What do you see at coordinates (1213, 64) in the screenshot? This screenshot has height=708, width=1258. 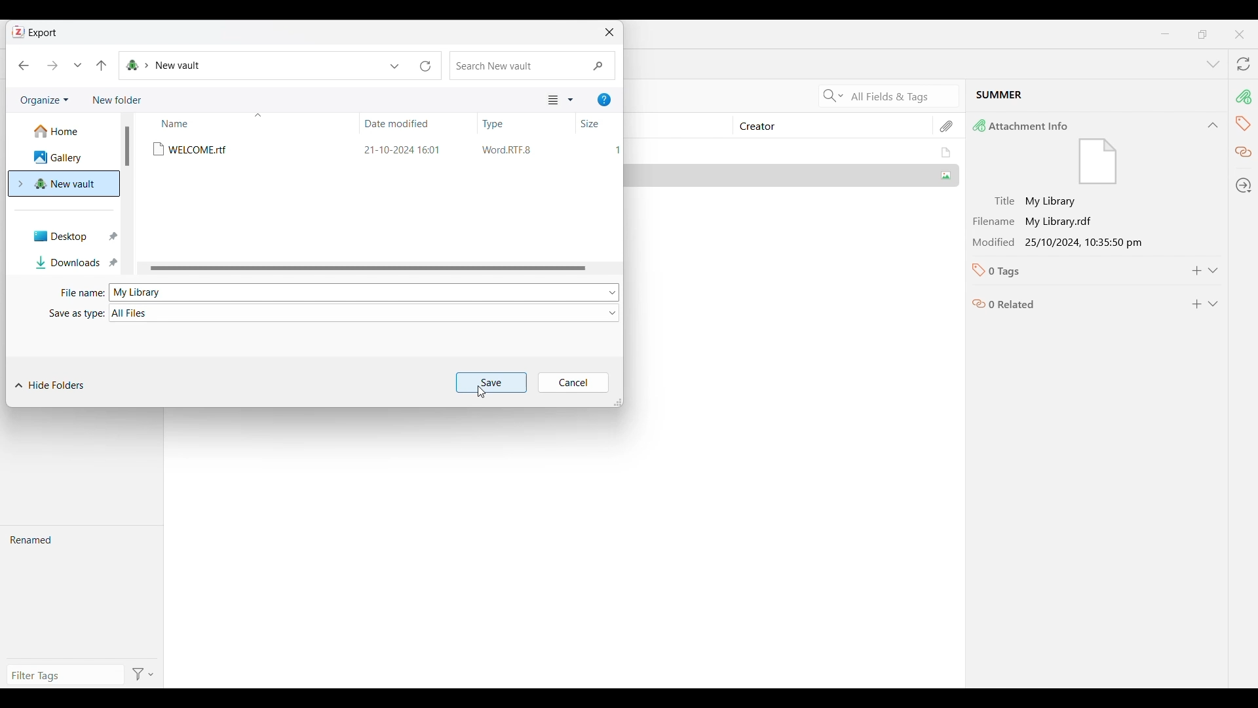 I see `List all tabs` at bounding box center [1213, 64].